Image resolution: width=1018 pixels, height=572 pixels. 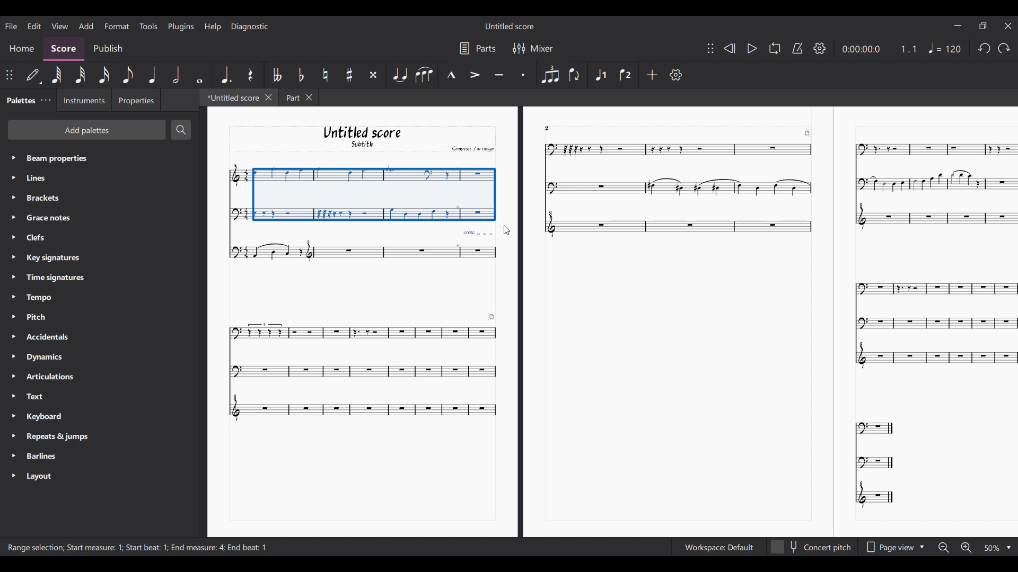 I want to click on , so click(x=935, y=215).